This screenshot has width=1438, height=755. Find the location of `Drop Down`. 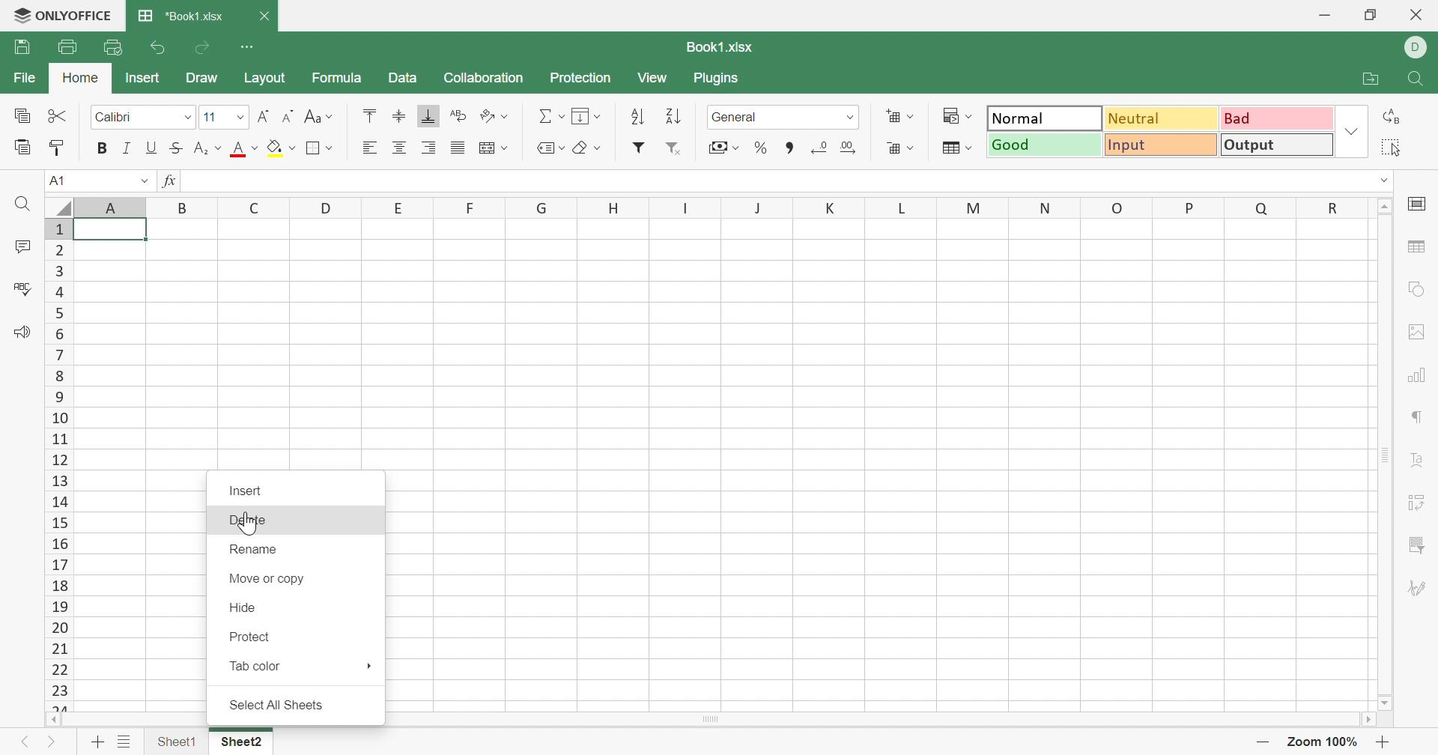

Drop Down is located at coordinates (295, 148).